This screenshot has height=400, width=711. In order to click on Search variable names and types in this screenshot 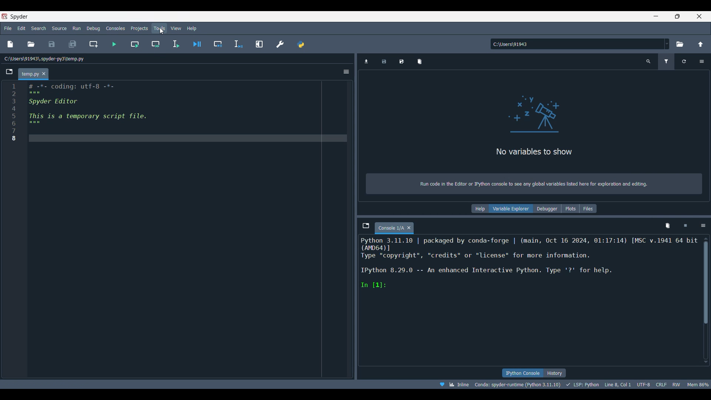, I will do `click(649, 61)`.